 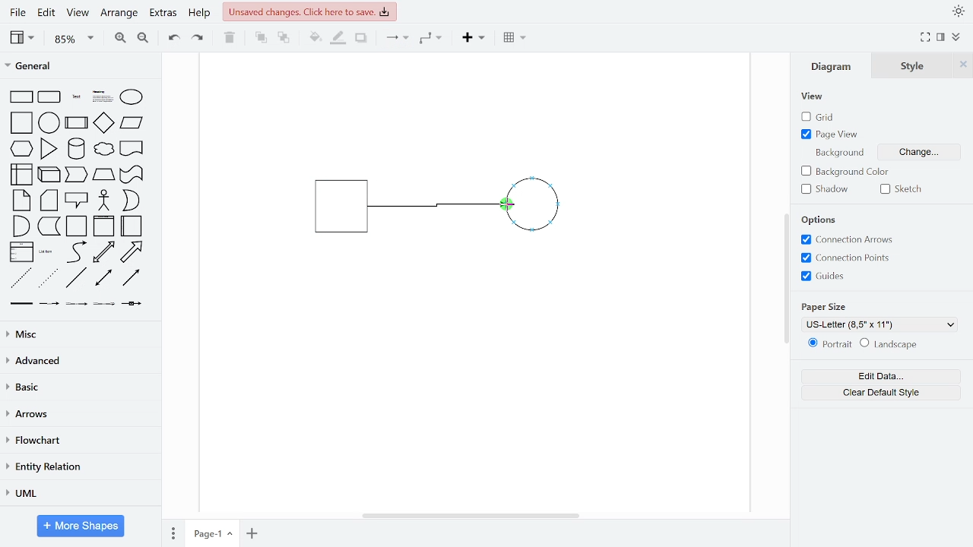 I want to click on connector with symbol, so click(x=134, y=302).